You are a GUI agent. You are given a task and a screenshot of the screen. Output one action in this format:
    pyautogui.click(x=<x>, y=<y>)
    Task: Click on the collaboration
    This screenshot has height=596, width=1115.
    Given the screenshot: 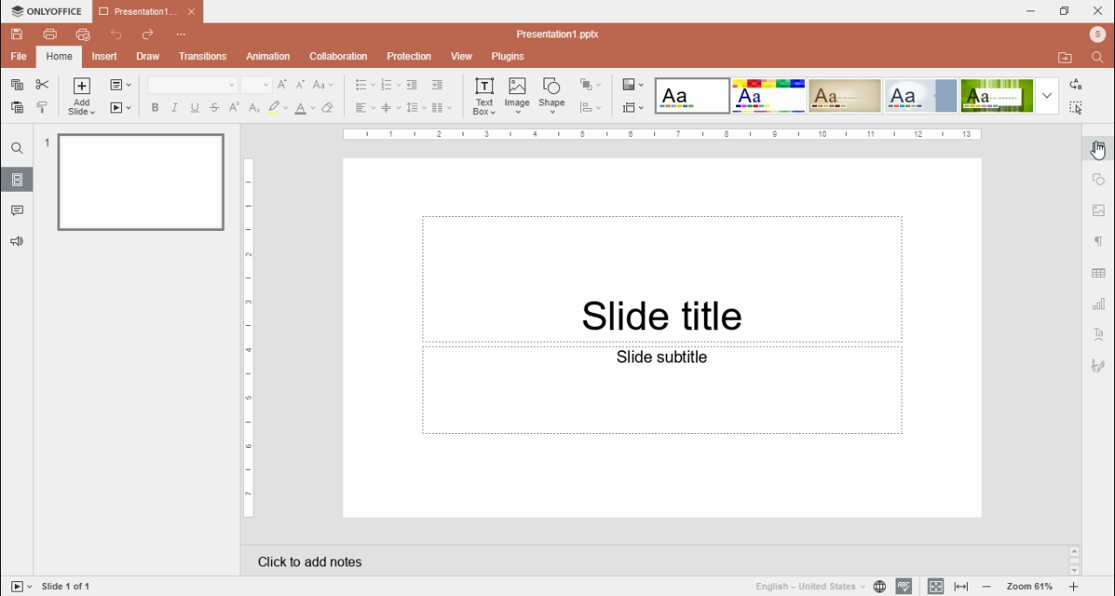 What is the action you would take?
    pyautogui.click(x=339, y=56)
    